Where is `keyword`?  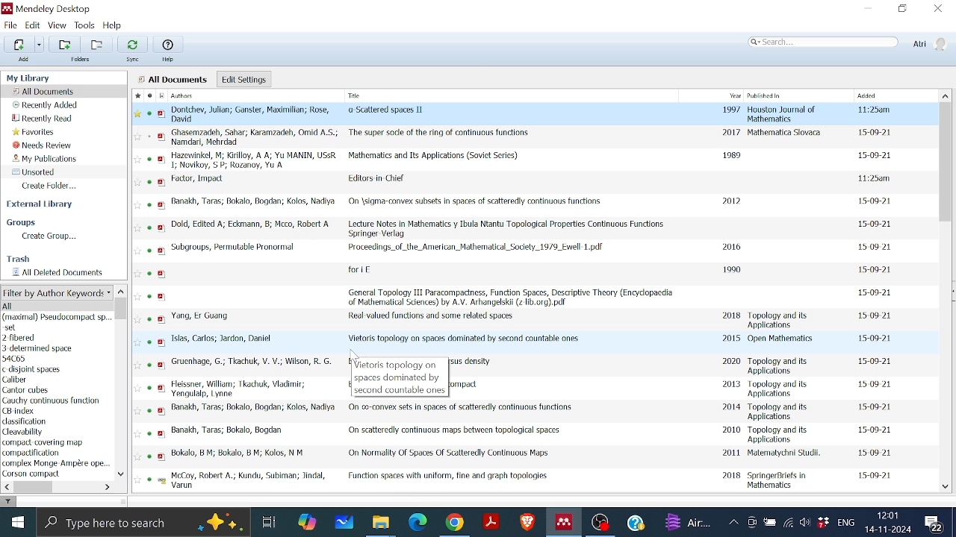 keyword is located at coordinates (46, 442).